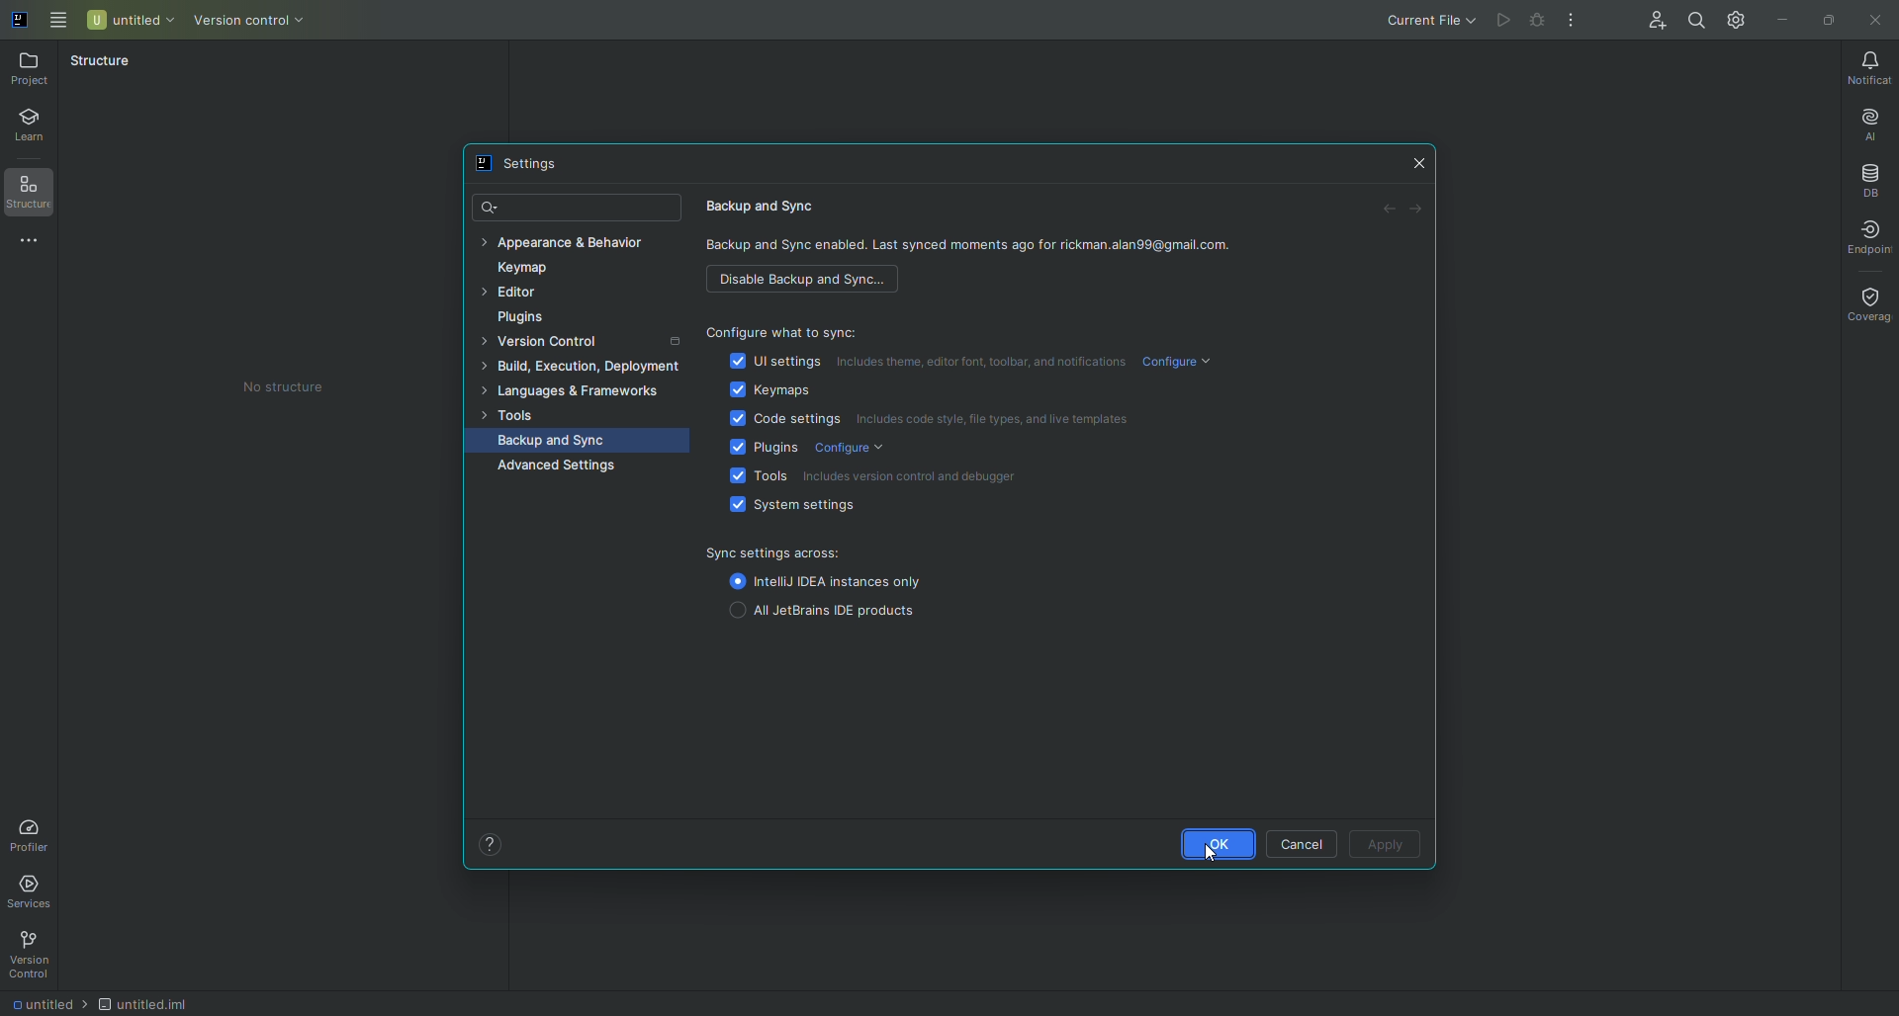 This screenshot has width=1899, height=1016. What do you see at coordinates (44, 1006) in the screenshot?
I see `Filename` at bounding box center [44, 1006].